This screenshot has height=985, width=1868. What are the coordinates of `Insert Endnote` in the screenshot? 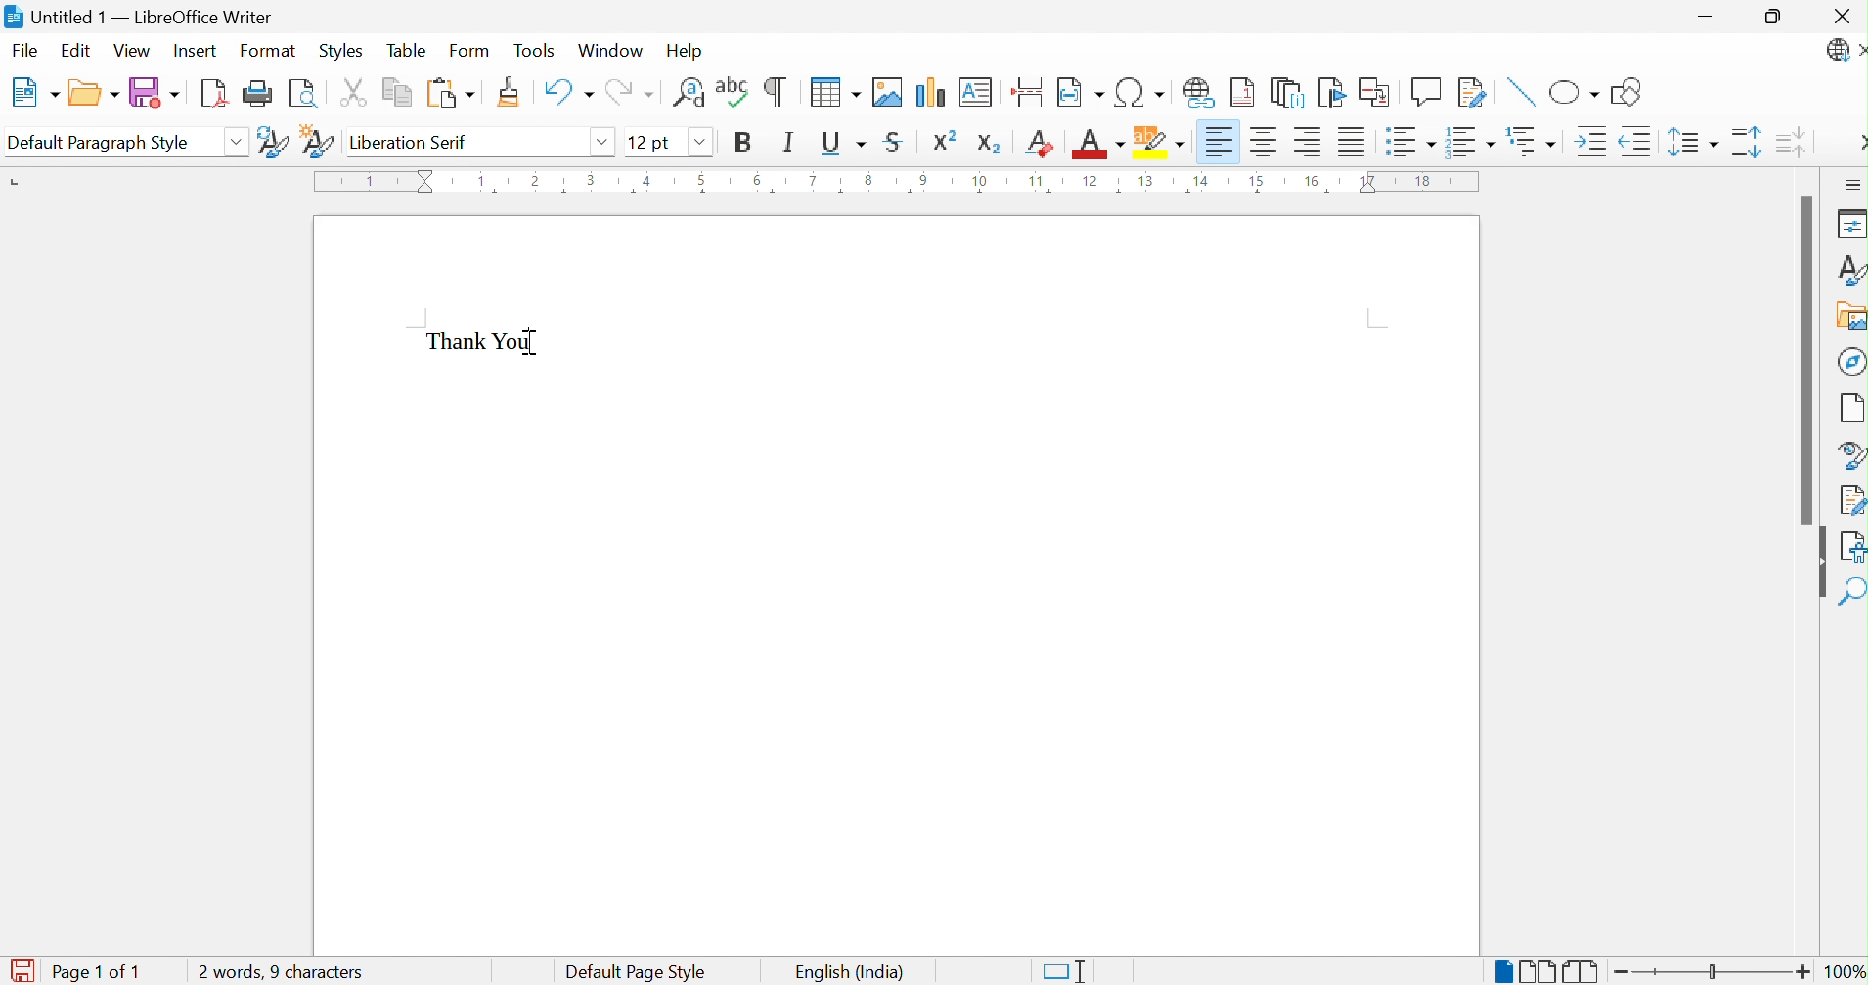 It's located at (1287, 95).